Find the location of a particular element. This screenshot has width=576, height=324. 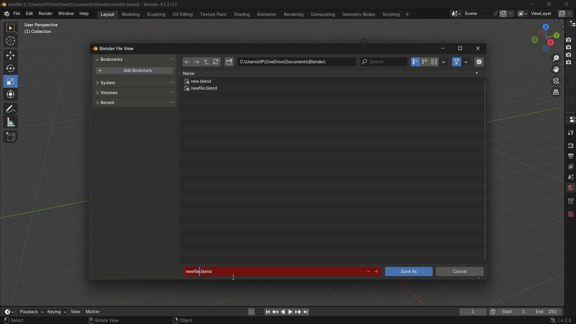

compositing menu is located at coordinates (323, 14).